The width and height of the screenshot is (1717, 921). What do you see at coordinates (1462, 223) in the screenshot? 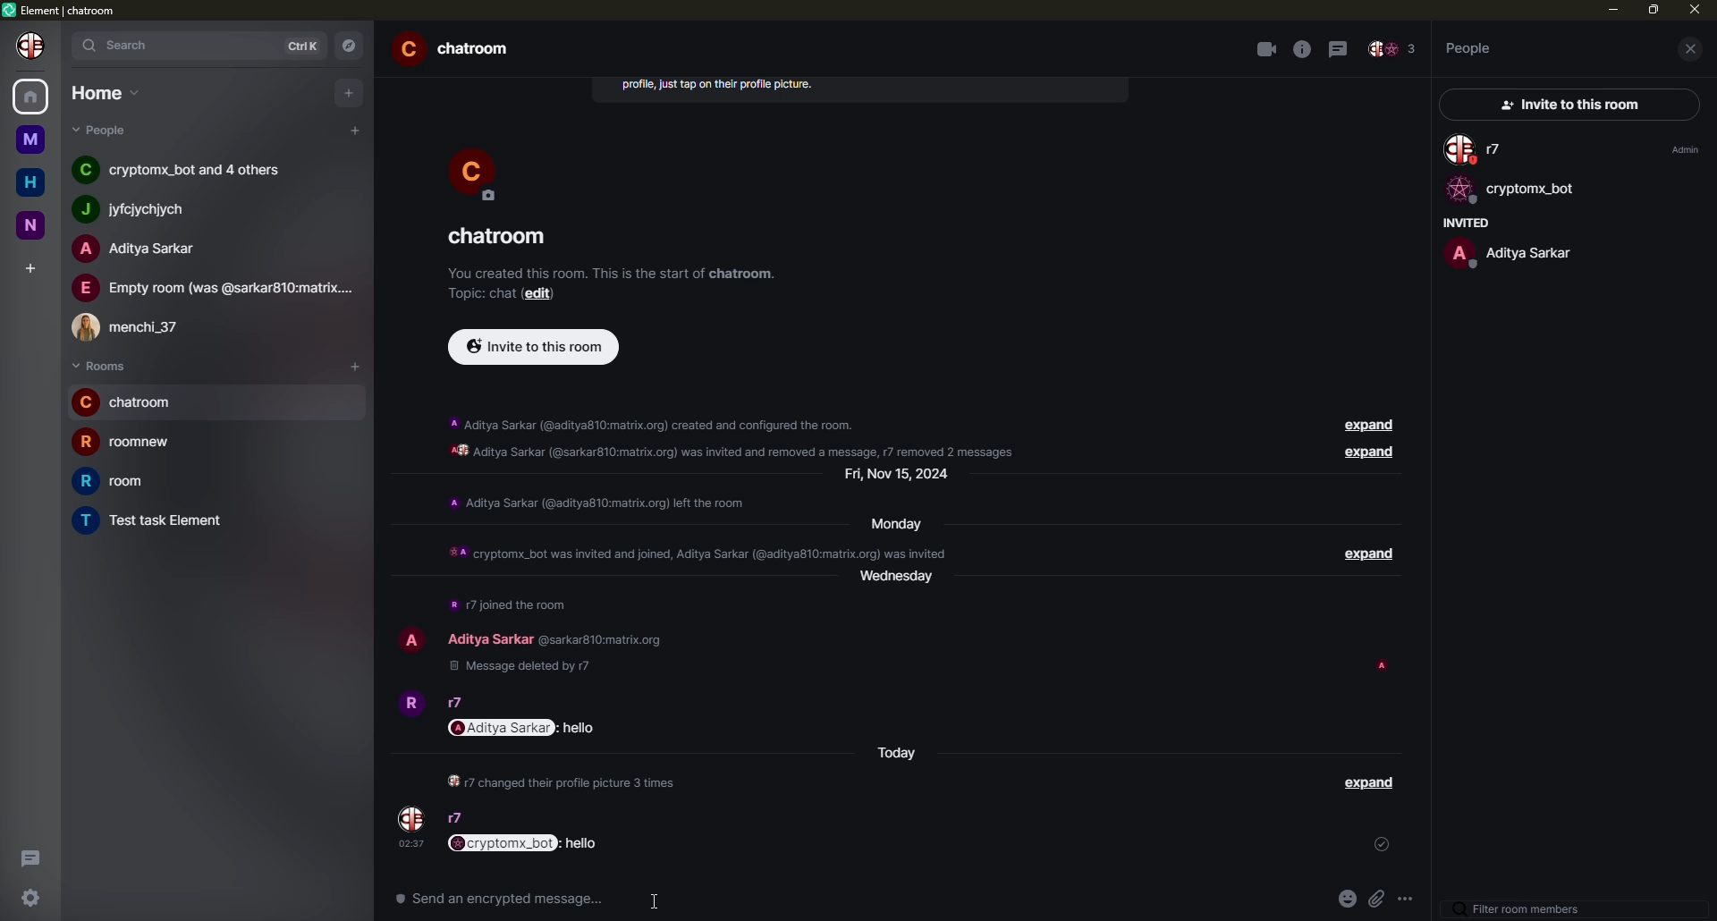
I see `invited` at bounding box center [1462, 223].